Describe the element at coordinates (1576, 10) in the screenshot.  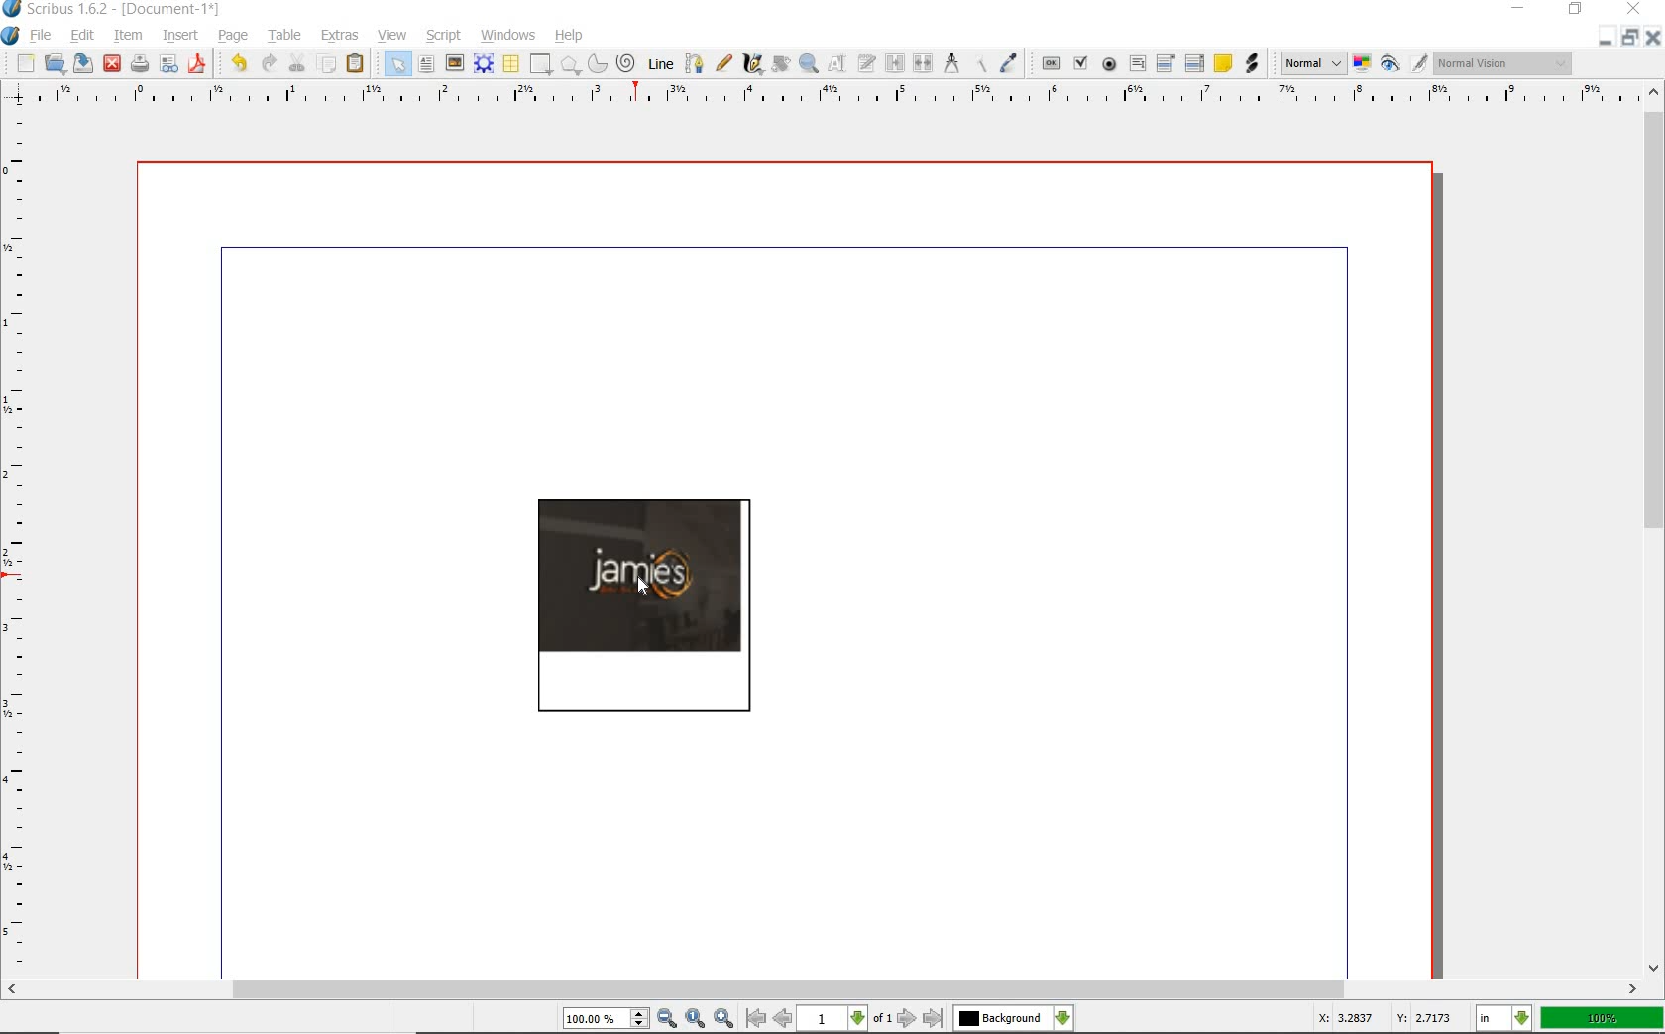
I see `RESTORE` at that location.